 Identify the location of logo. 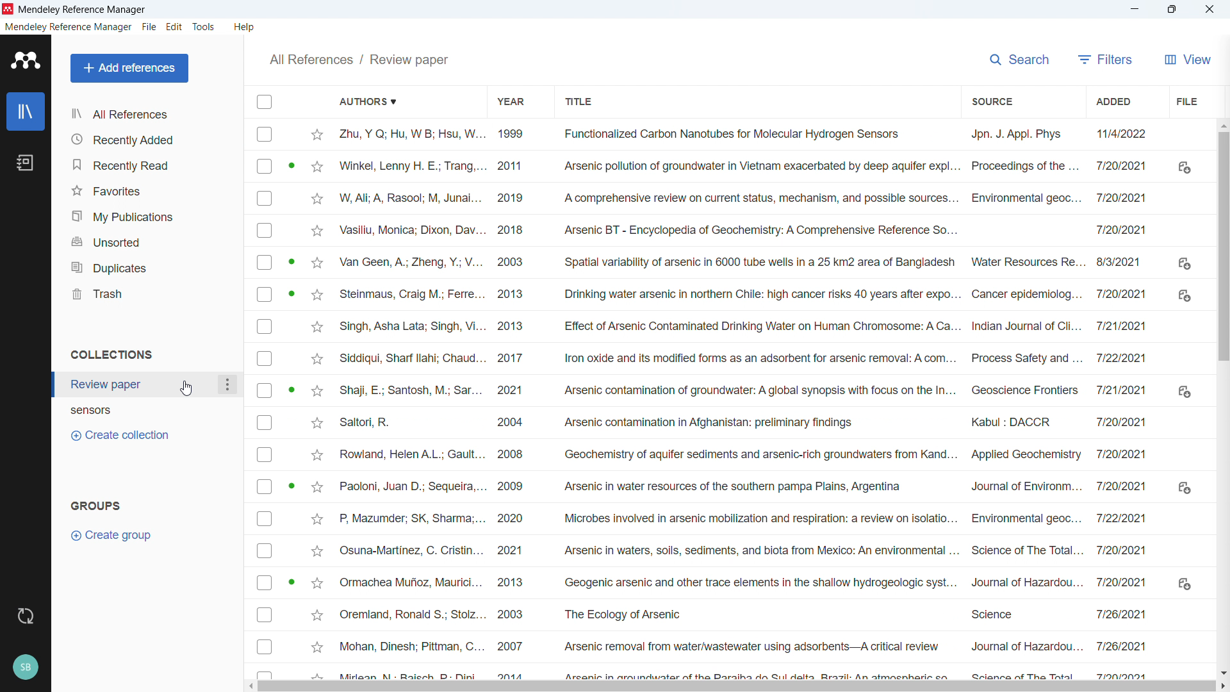
(8, 9).